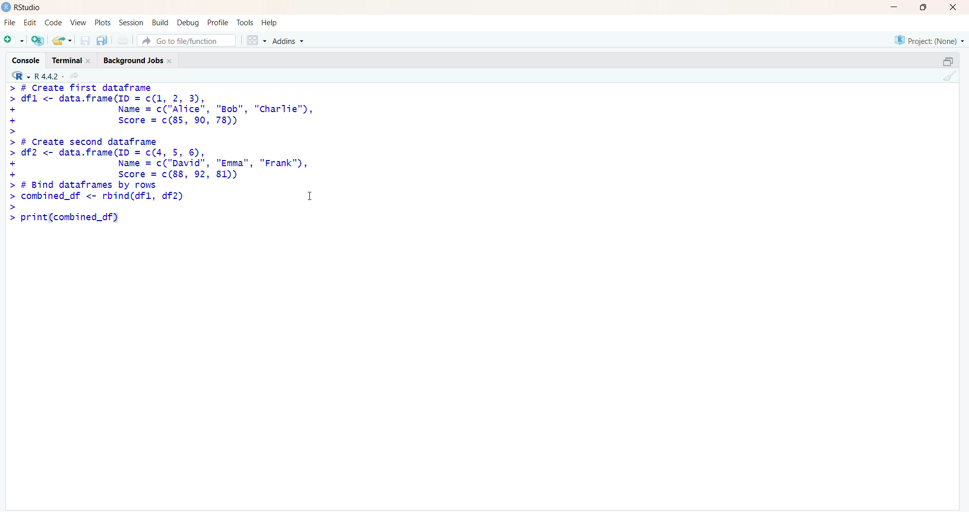 This screenshot has height=512, width=969. I want to click on # Create Tirst datatramedfl <- data.frame(ID = c(1, 2, 3),Name = c("Alice", "Bob", "Charlie"),Score = c(85, 90, 78))# Create second dataframedf2 <- data.frame(ID = c(4, 5, 6),Name = c("David", "Emma", "Frank"),Score = c(88, 92, 81)), so click(164, 131).